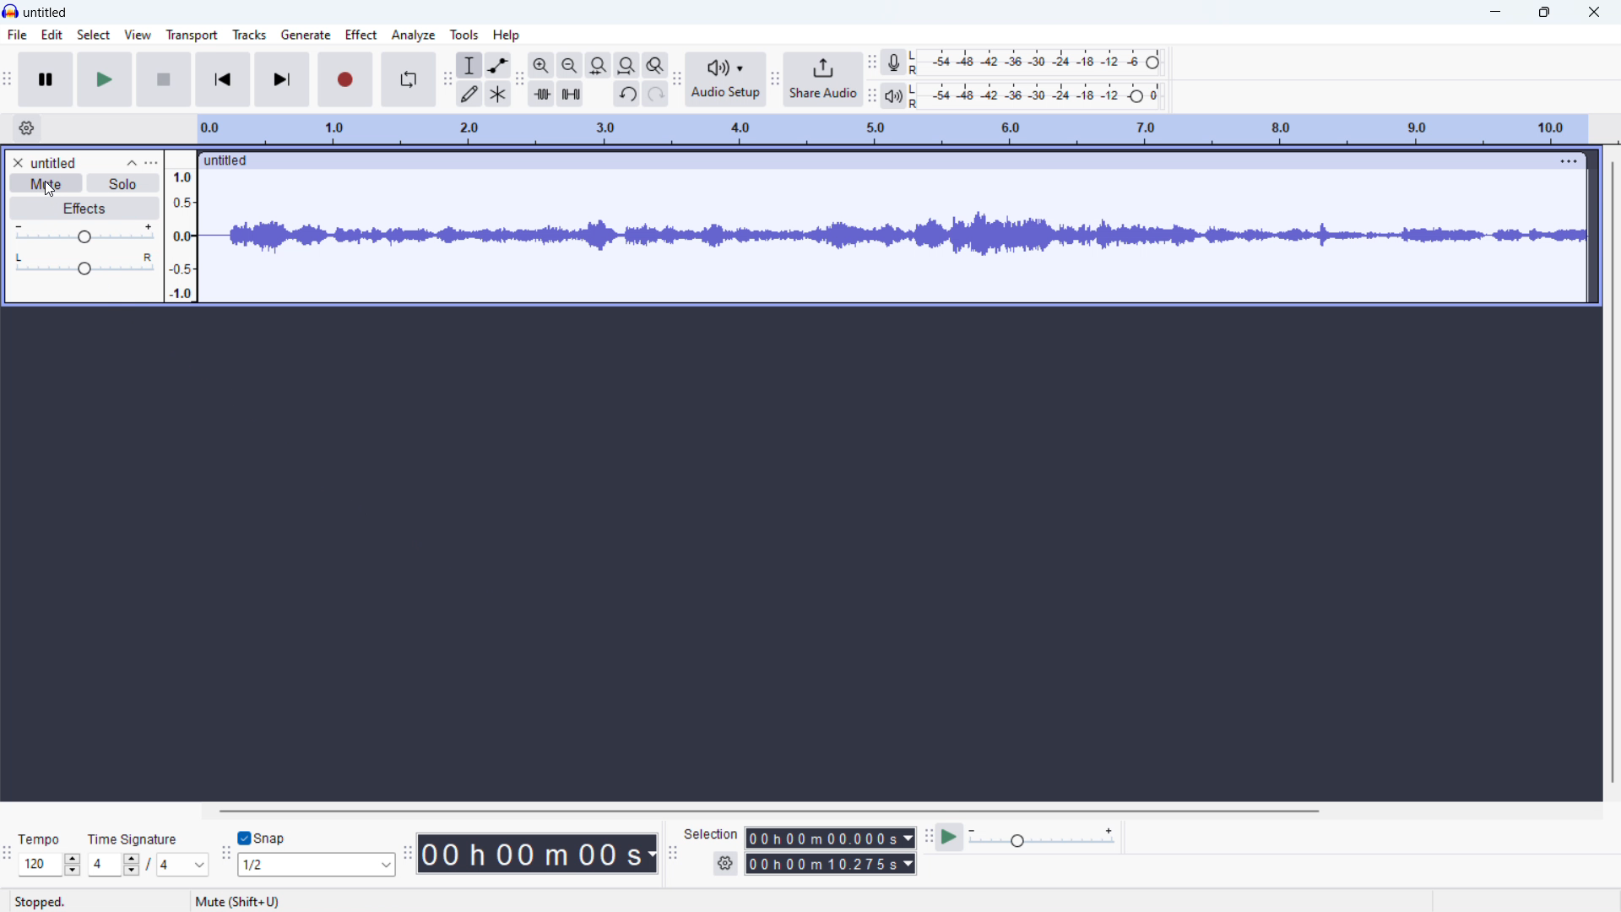 This screenshot has width=1621, height=912. I want to click on share audio, so click(822, 79).